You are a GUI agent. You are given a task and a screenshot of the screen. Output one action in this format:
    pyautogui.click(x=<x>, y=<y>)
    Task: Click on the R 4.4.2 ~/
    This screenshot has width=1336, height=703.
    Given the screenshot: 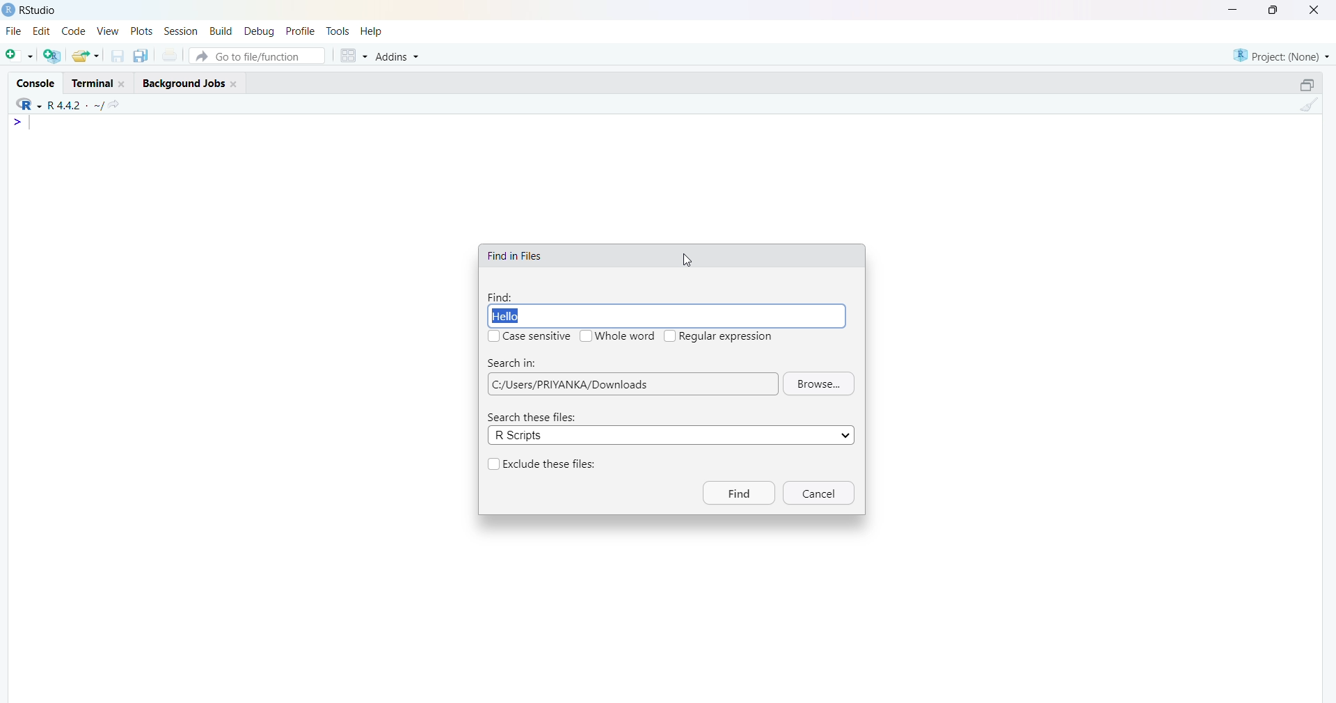 What is the action you would take?
    pyautogui.click(x=77, y=105)
    